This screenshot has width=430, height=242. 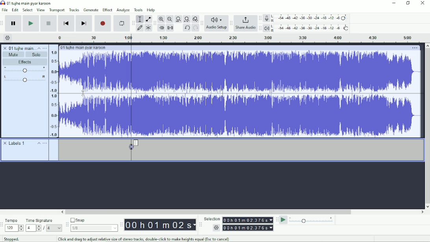 What do you see at coordinates (307, 28) in the screenshot?
I see `Playback meter` at bounding box center [307, 28].